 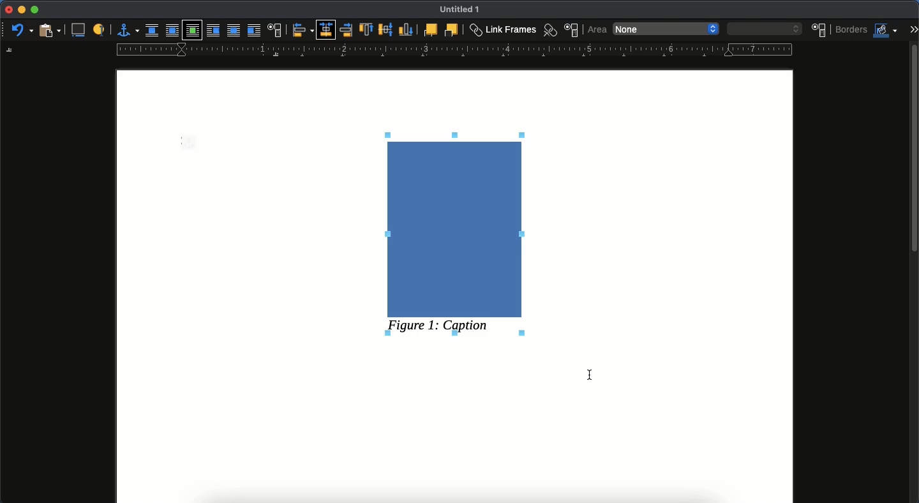 What do you see at coordinates (819, 31) in the screenshot?
I see `position an size` at bounding box center [819, 31].